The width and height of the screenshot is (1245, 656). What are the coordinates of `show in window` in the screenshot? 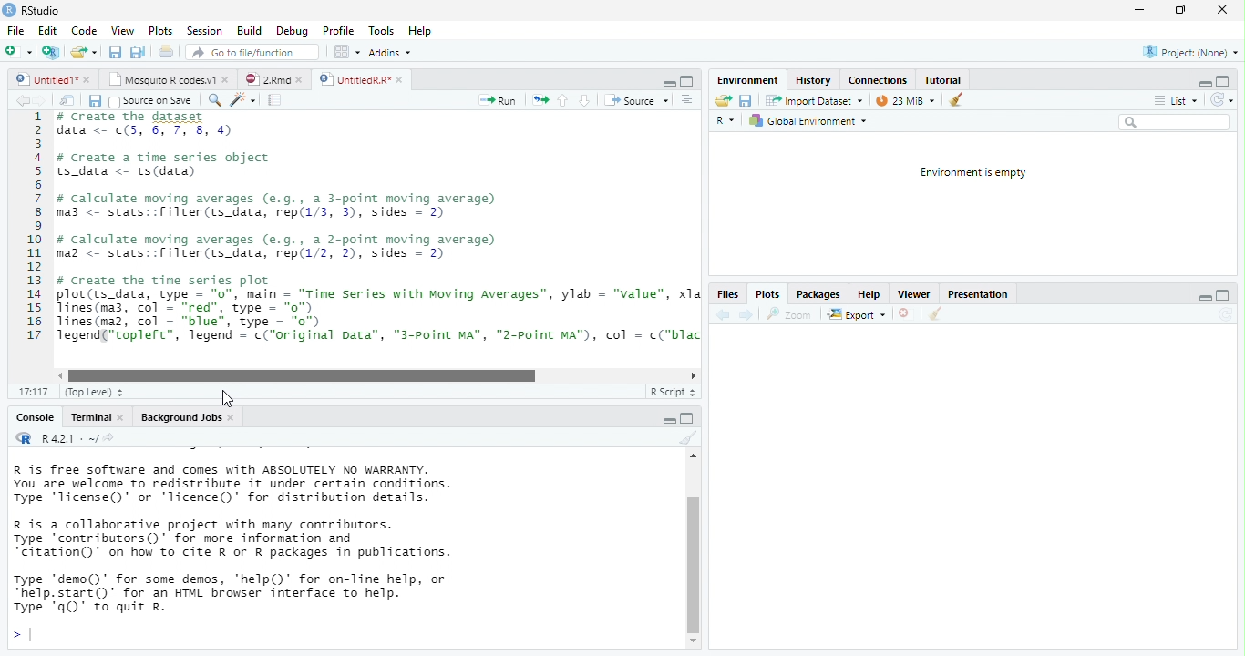 It's located at (68, 100).